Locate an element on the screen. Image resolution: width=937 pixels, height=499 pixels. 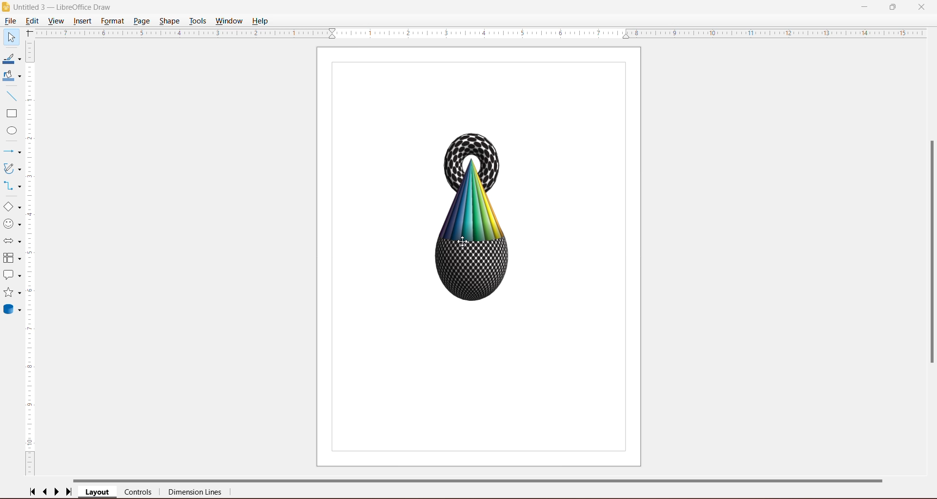
Vertical Scroll Bar is located at coordinates (931, 253).